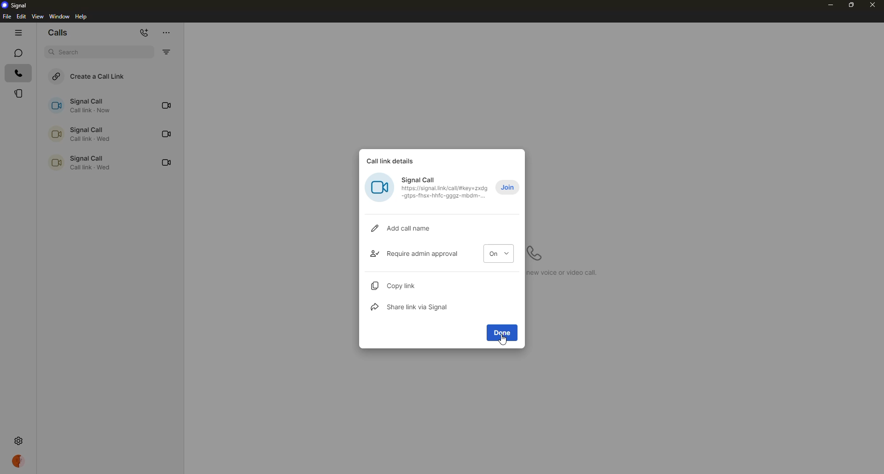 Image resolution: width=884 pixels, height=474 pixels. What do you see at coordinates (499, 253) in the screenshot?
I see `on` at bounding box center [499, 253].